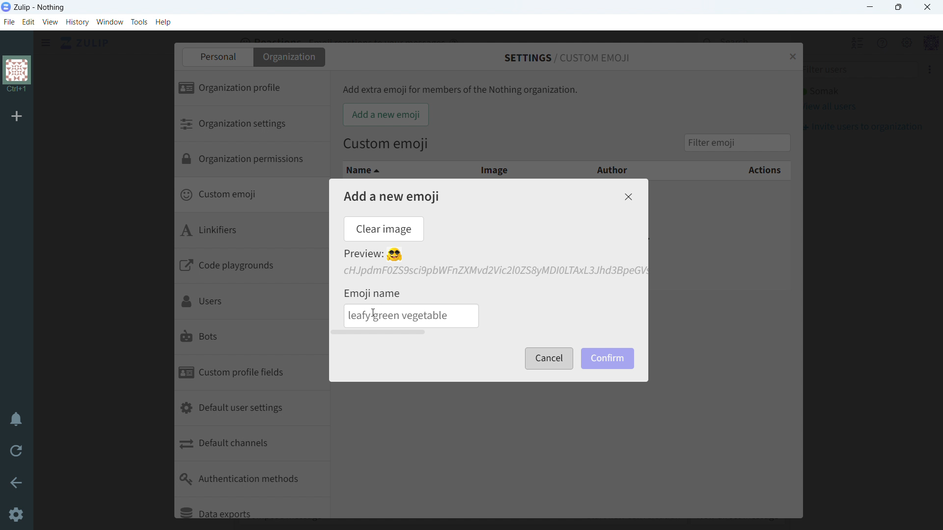 This screenshot has width=943, height=530. I want to click on close, so click(927, 7).